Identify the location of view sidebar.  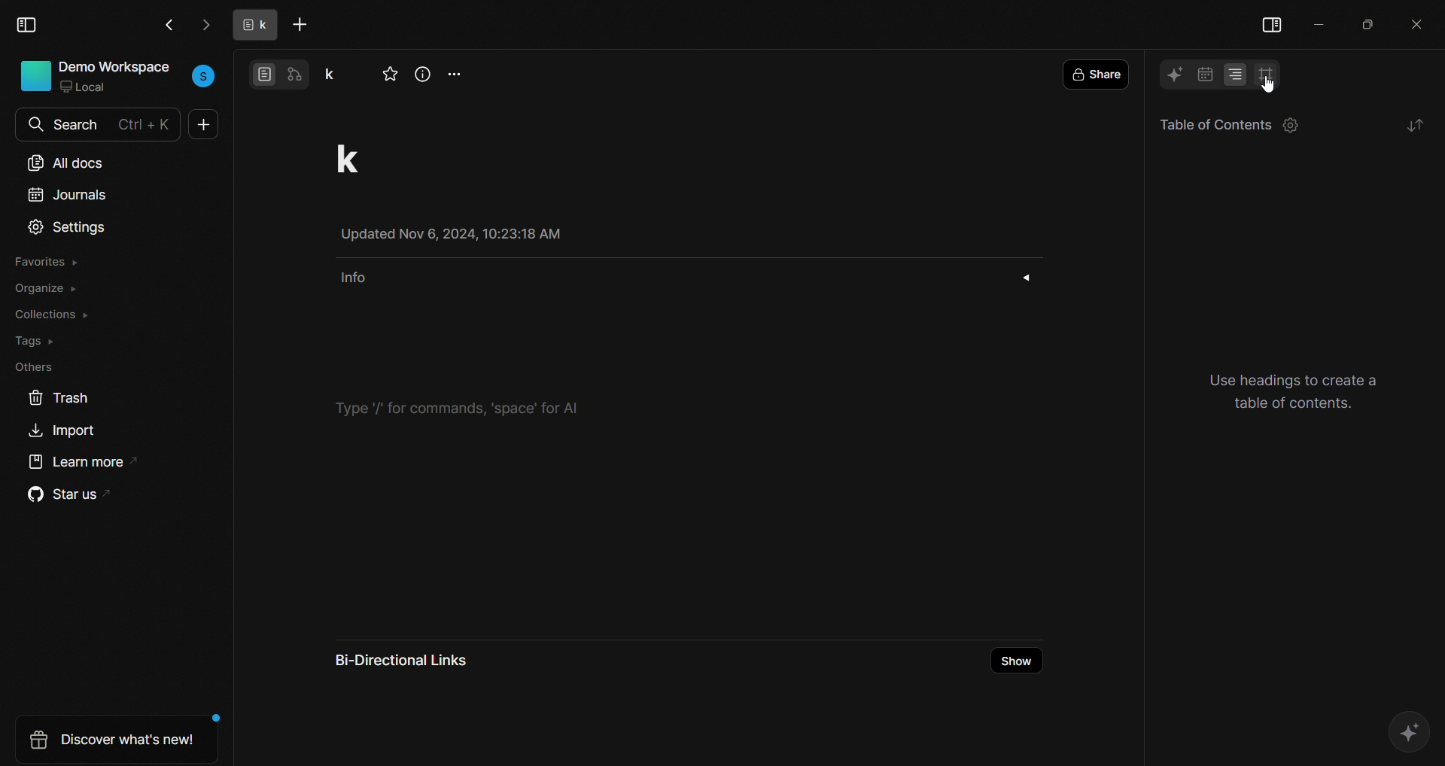
(29, 25).